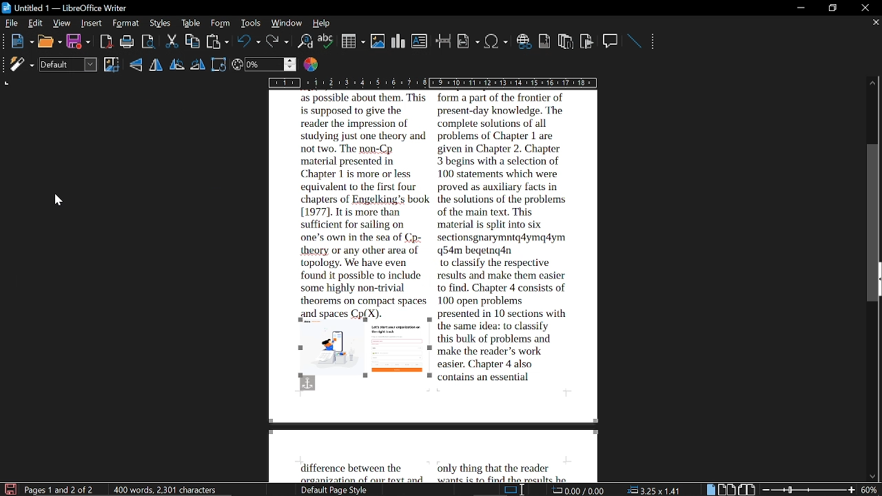 This screenshot has height=496, width=882. What do you see at coordinates (748, 490) in the screenshot?
I see `book view` at bounding box center [748, 490].